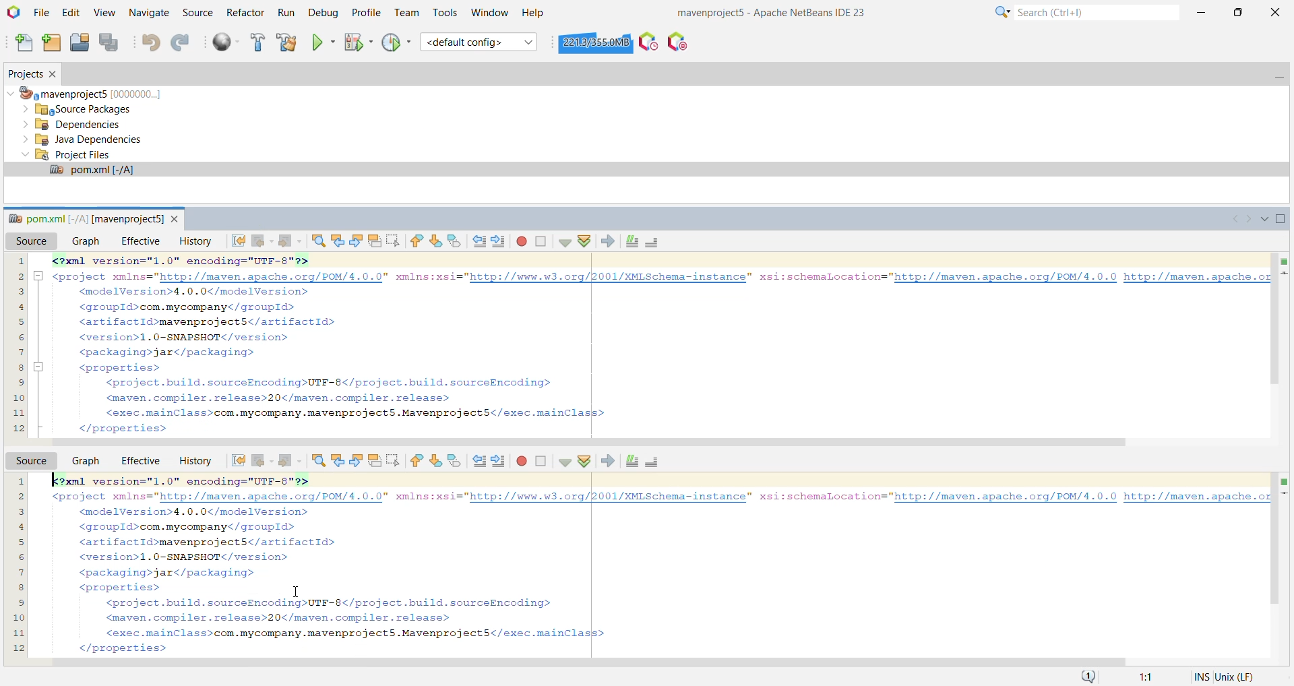 The height and width of the screenshot is (686, 1294). What do you see at coordinates (339, 241) in the screenshot?
I see `Find previous occurrence` at bounding box center [339, 241].